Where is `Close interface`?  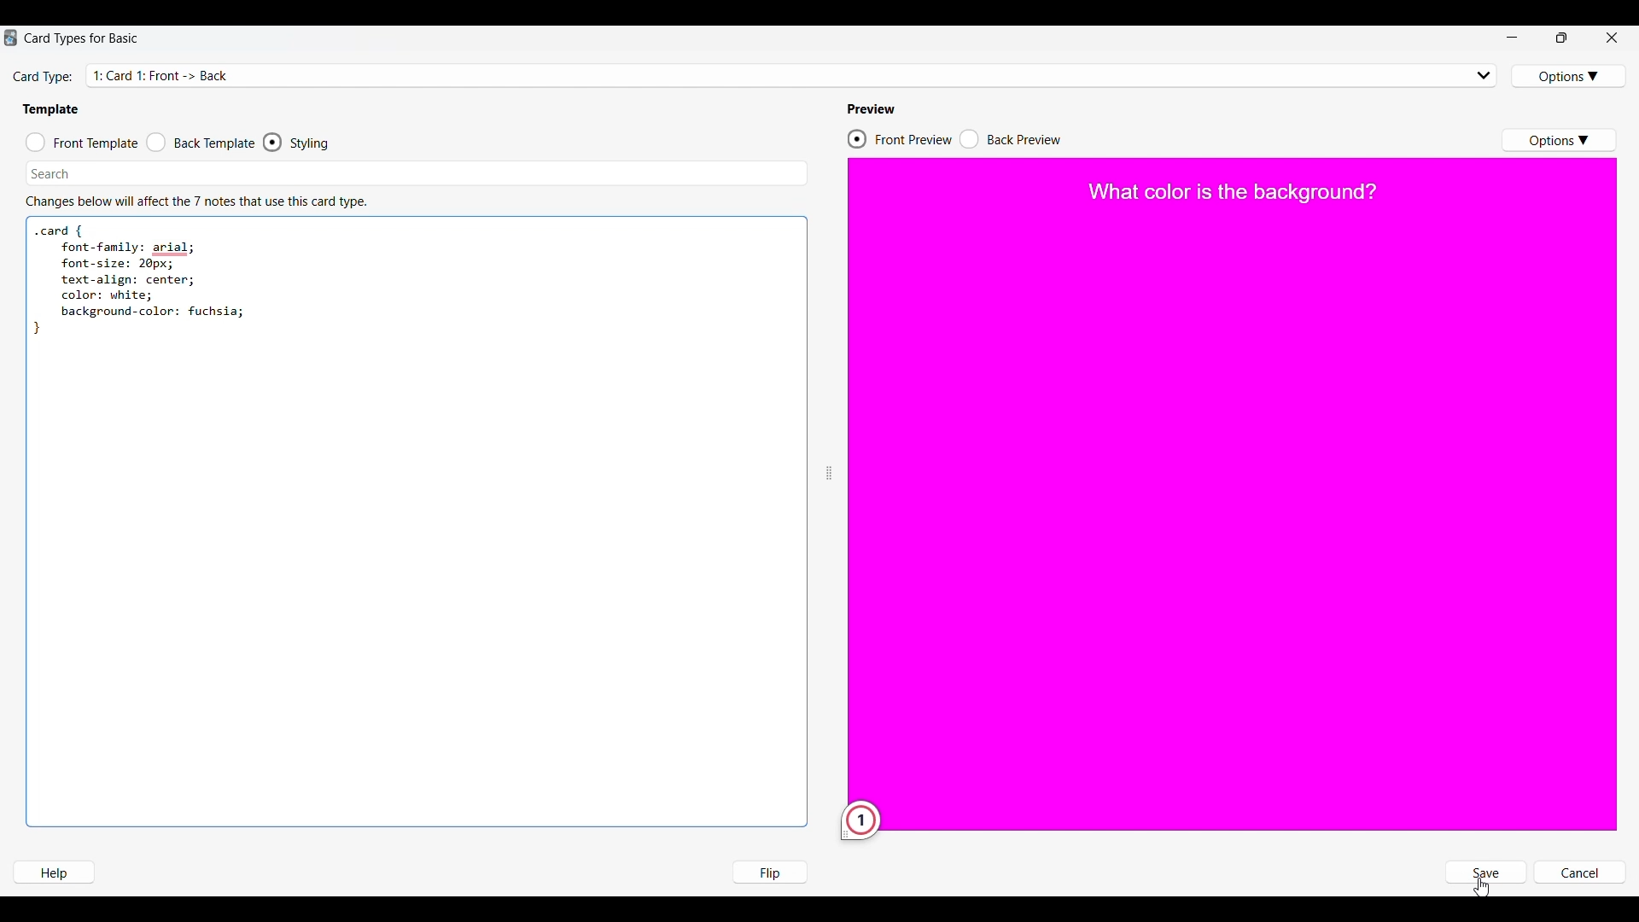
Close interface is located at coordinates (1612, 37).